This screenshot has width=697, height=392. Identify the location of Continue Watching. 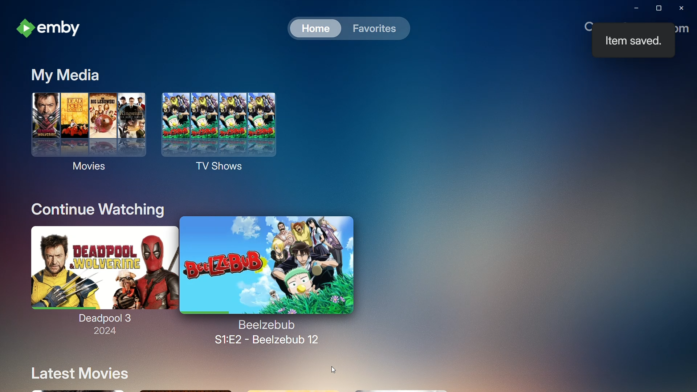
(94, 207).